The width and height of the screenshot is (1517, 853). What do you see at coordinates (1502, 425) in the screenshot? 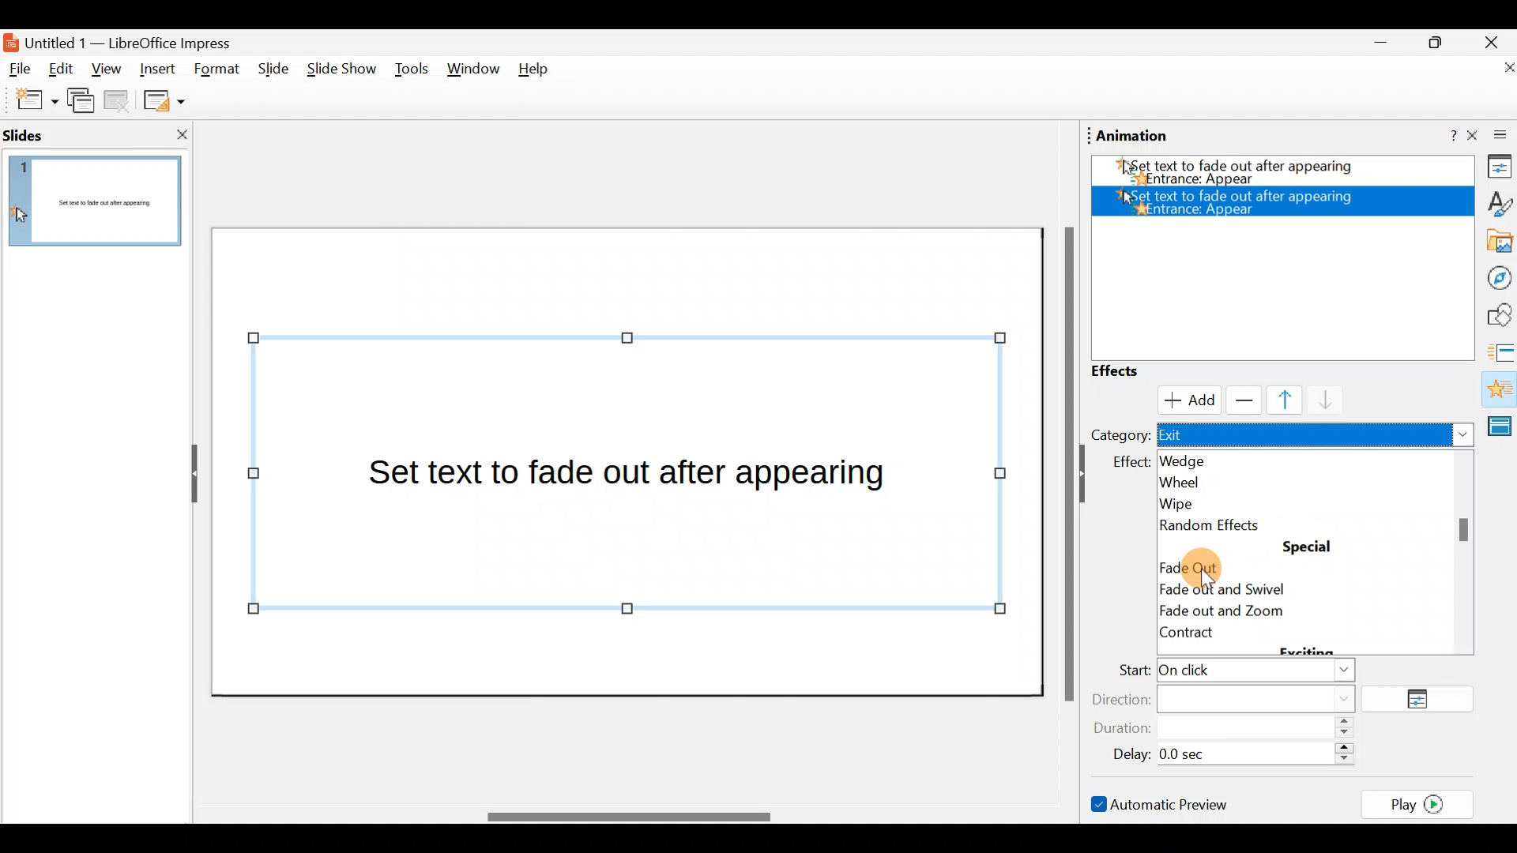
I see `Master slides` at bounding box center [1502, 425].